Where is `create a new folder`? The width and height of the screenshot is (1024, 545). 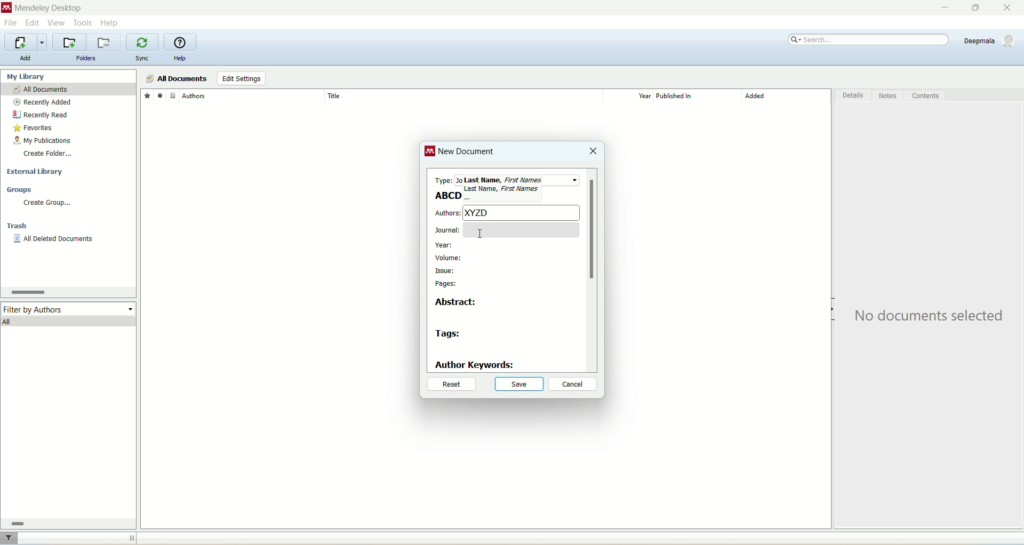
create a new folder is located at coordinates (69, 43).